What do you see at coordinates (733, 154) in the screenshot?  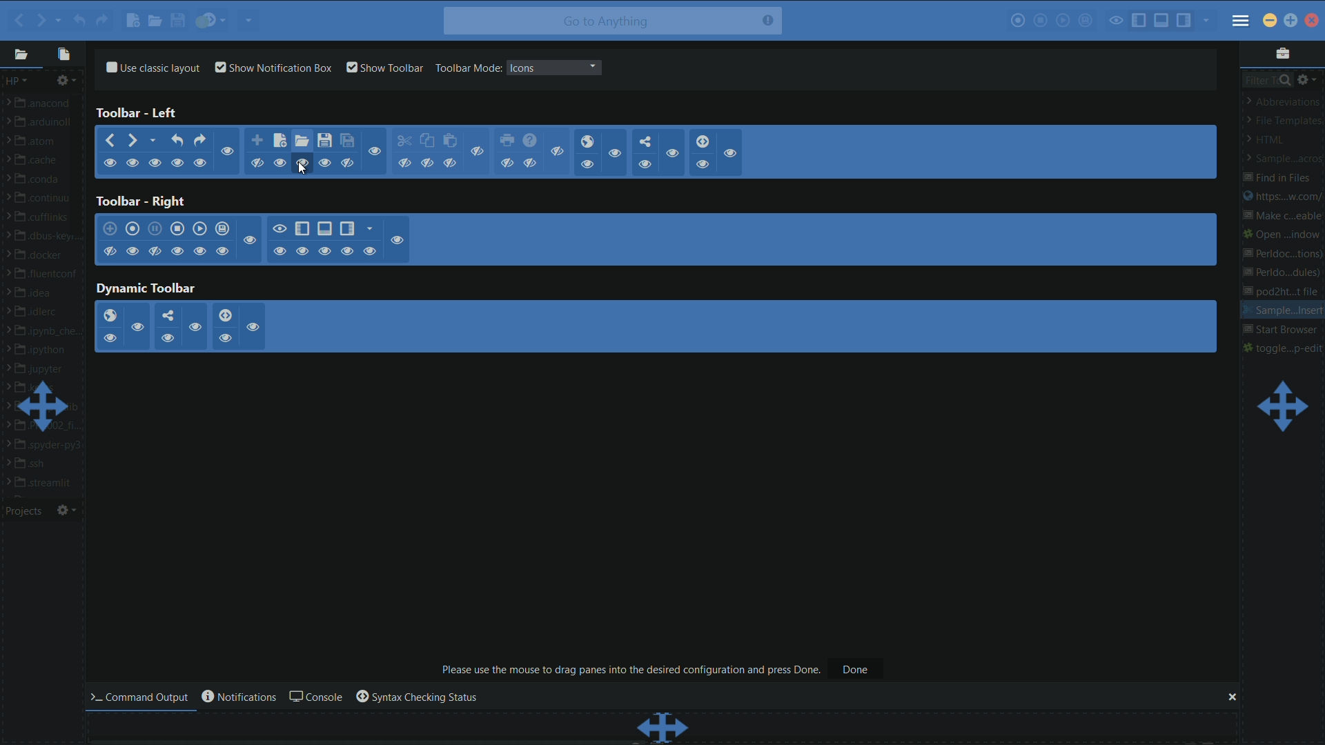 I see `show/hide` at bounding box center [733, 154].